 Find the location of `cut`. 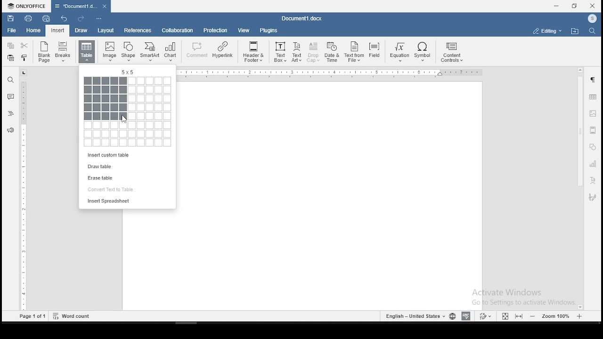

cut is located at coordinates (26, 45).